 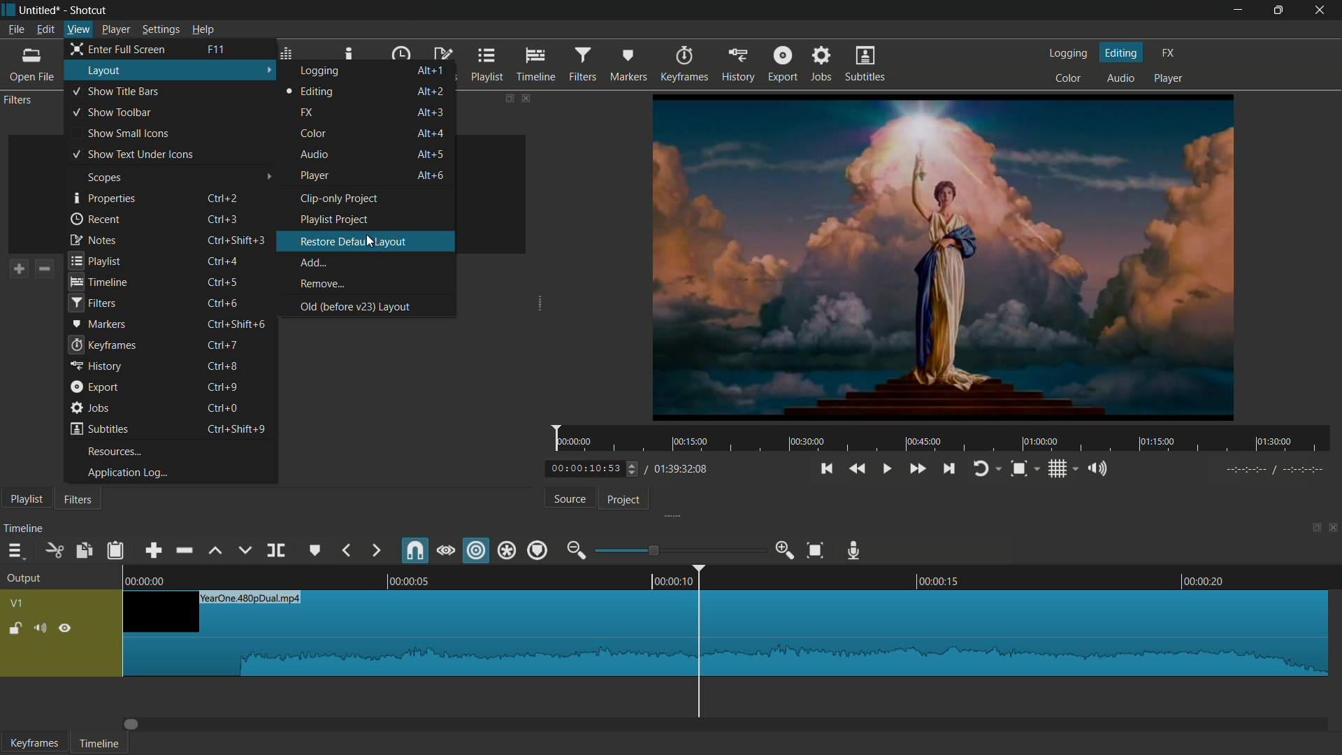 What do you see at coordinates (315, 263) in the screenshot?
I see `add remove` at bounding box center [315, 263].